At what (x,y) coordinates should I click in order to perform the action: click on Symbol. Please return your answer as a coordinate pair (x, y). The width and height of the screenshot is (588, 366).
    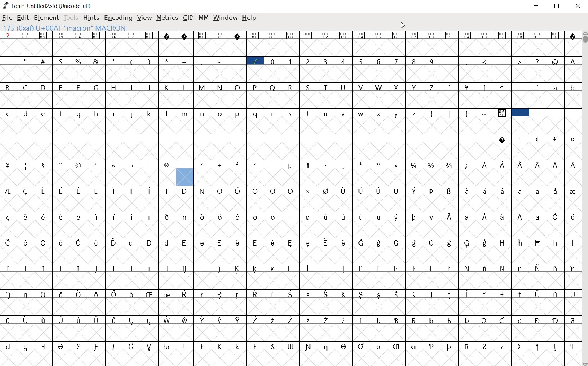
    Looking at the image, I should click on (344, 191).